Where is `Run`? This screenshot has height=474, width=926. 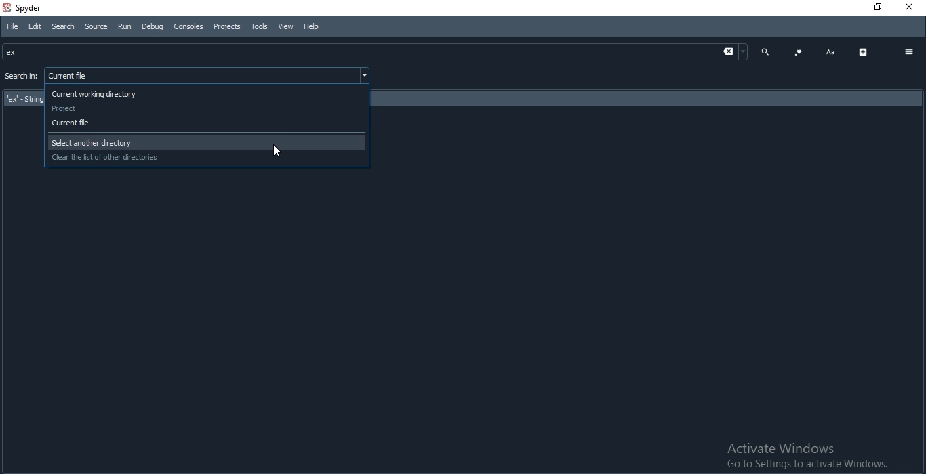 Run is located at coordinates (123, 27).